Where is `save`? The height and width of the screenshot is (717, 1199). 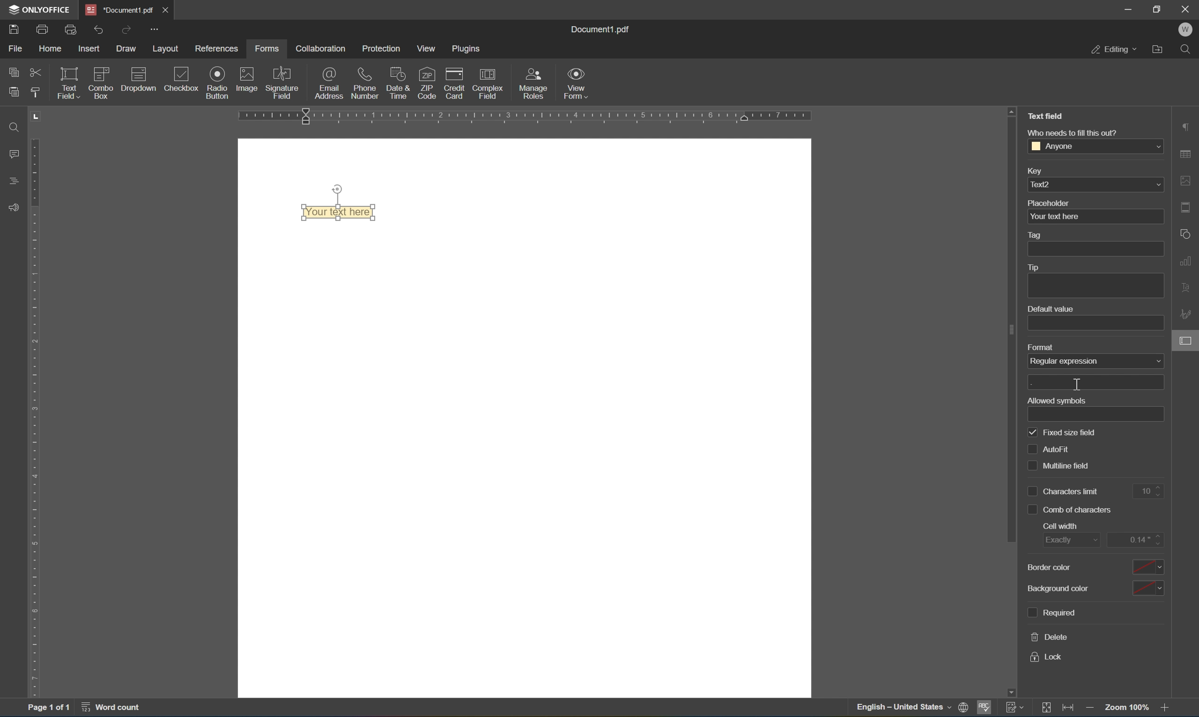 save is located at coordinates (15, 30).